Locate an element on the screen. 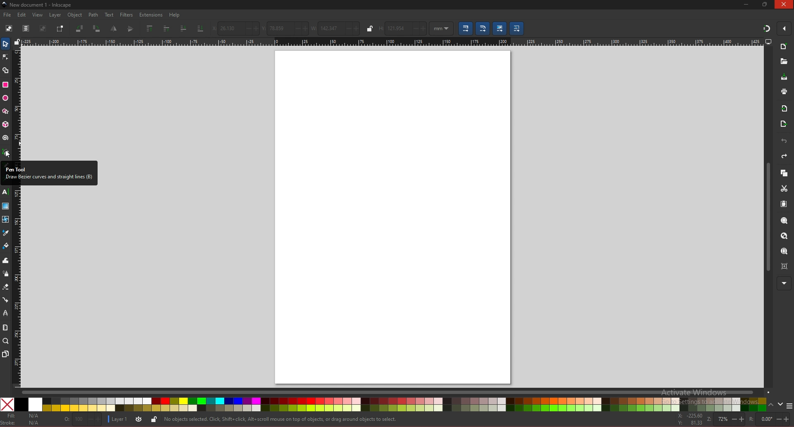  more colors is located at coordinates (789, 406).